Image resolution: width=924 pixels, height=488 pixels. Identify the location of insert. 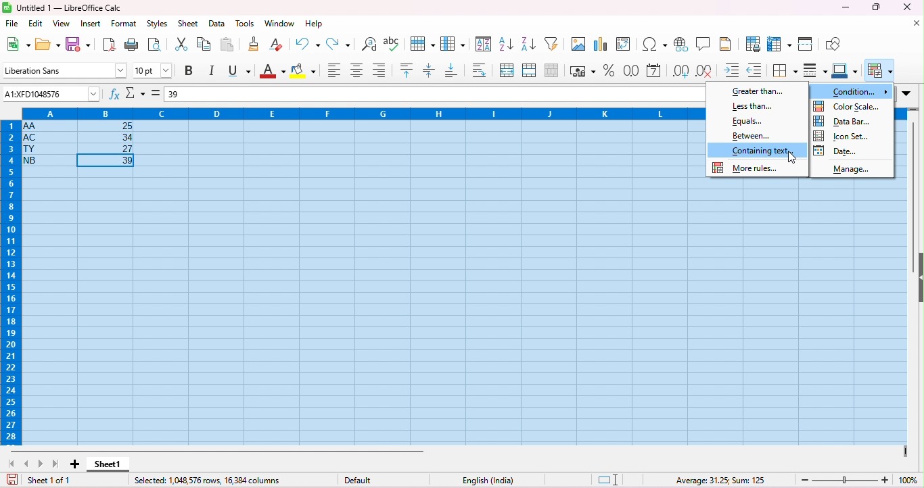
(90, 24).